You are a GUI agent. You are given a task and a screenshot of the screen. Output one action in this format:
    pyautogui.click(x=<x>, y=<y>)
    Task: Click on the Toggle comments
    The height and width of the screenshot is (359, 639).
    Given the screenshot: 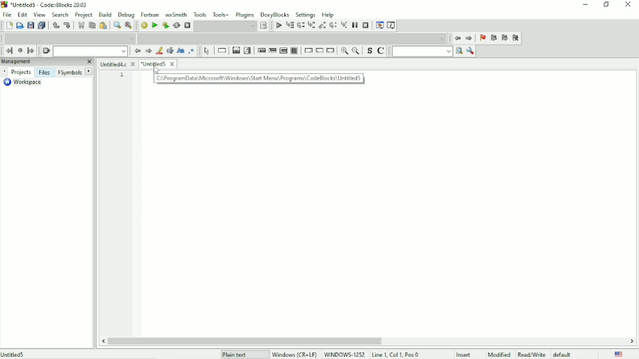 What is the action you would take?
    pyautogui.click(x=380, y=51)
    